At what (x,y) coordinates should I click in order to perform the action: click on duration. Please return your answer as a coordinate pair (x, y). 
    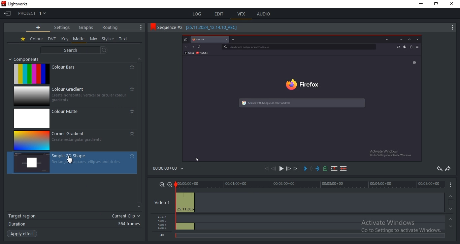
    Looking at the image, I should click on (74, 224).